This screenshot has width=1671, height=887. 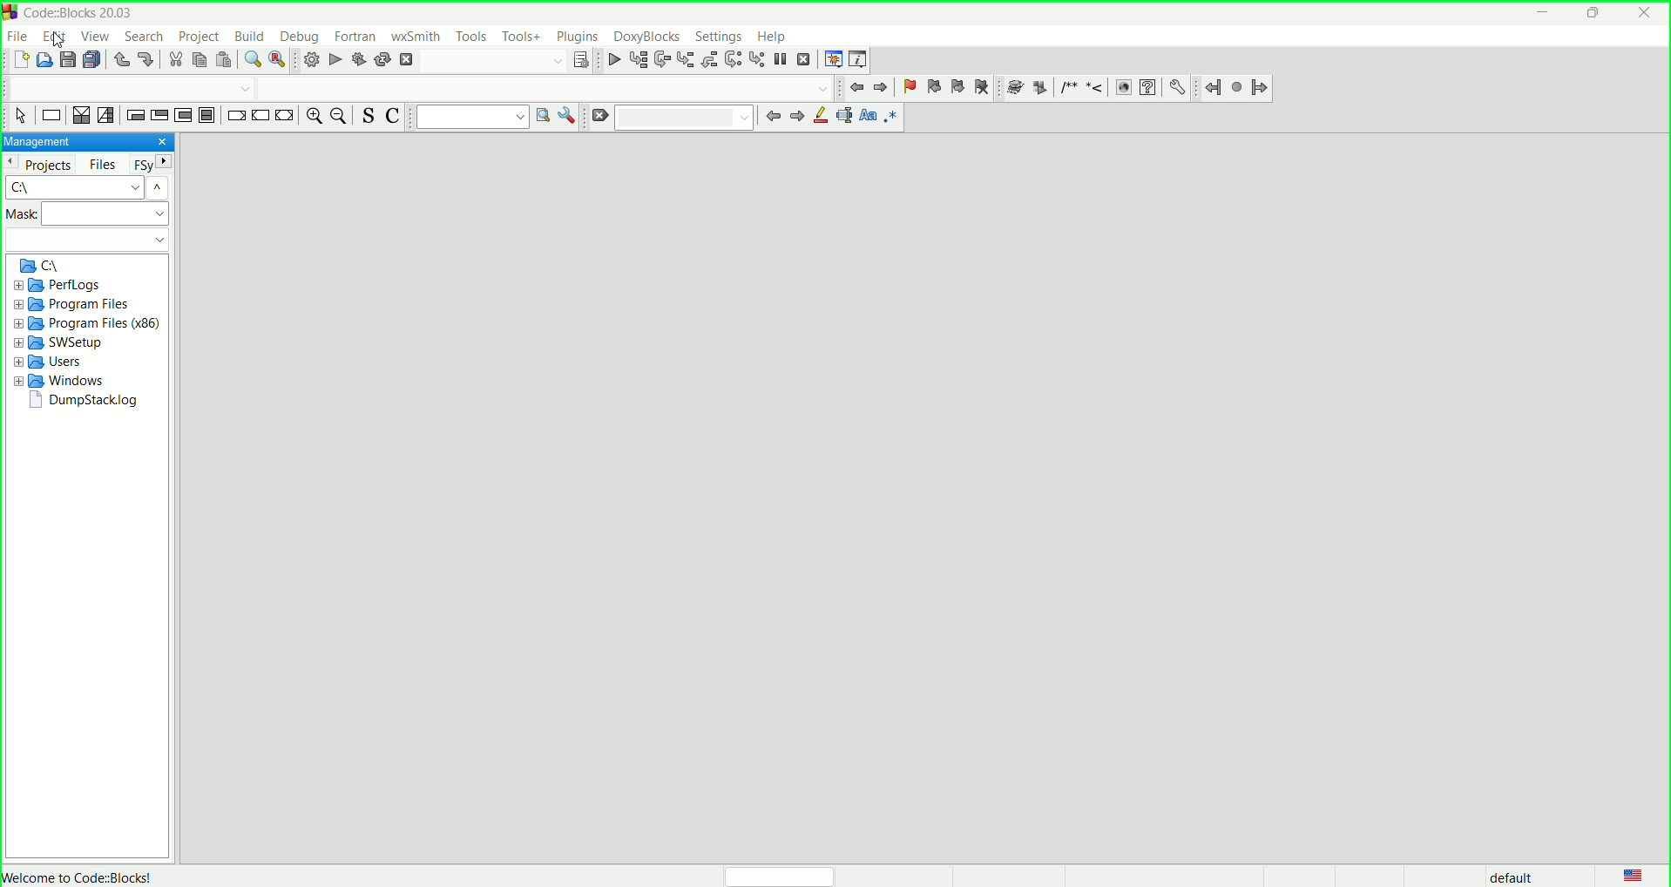 I want to click on cut, so click(x=174, y=61).